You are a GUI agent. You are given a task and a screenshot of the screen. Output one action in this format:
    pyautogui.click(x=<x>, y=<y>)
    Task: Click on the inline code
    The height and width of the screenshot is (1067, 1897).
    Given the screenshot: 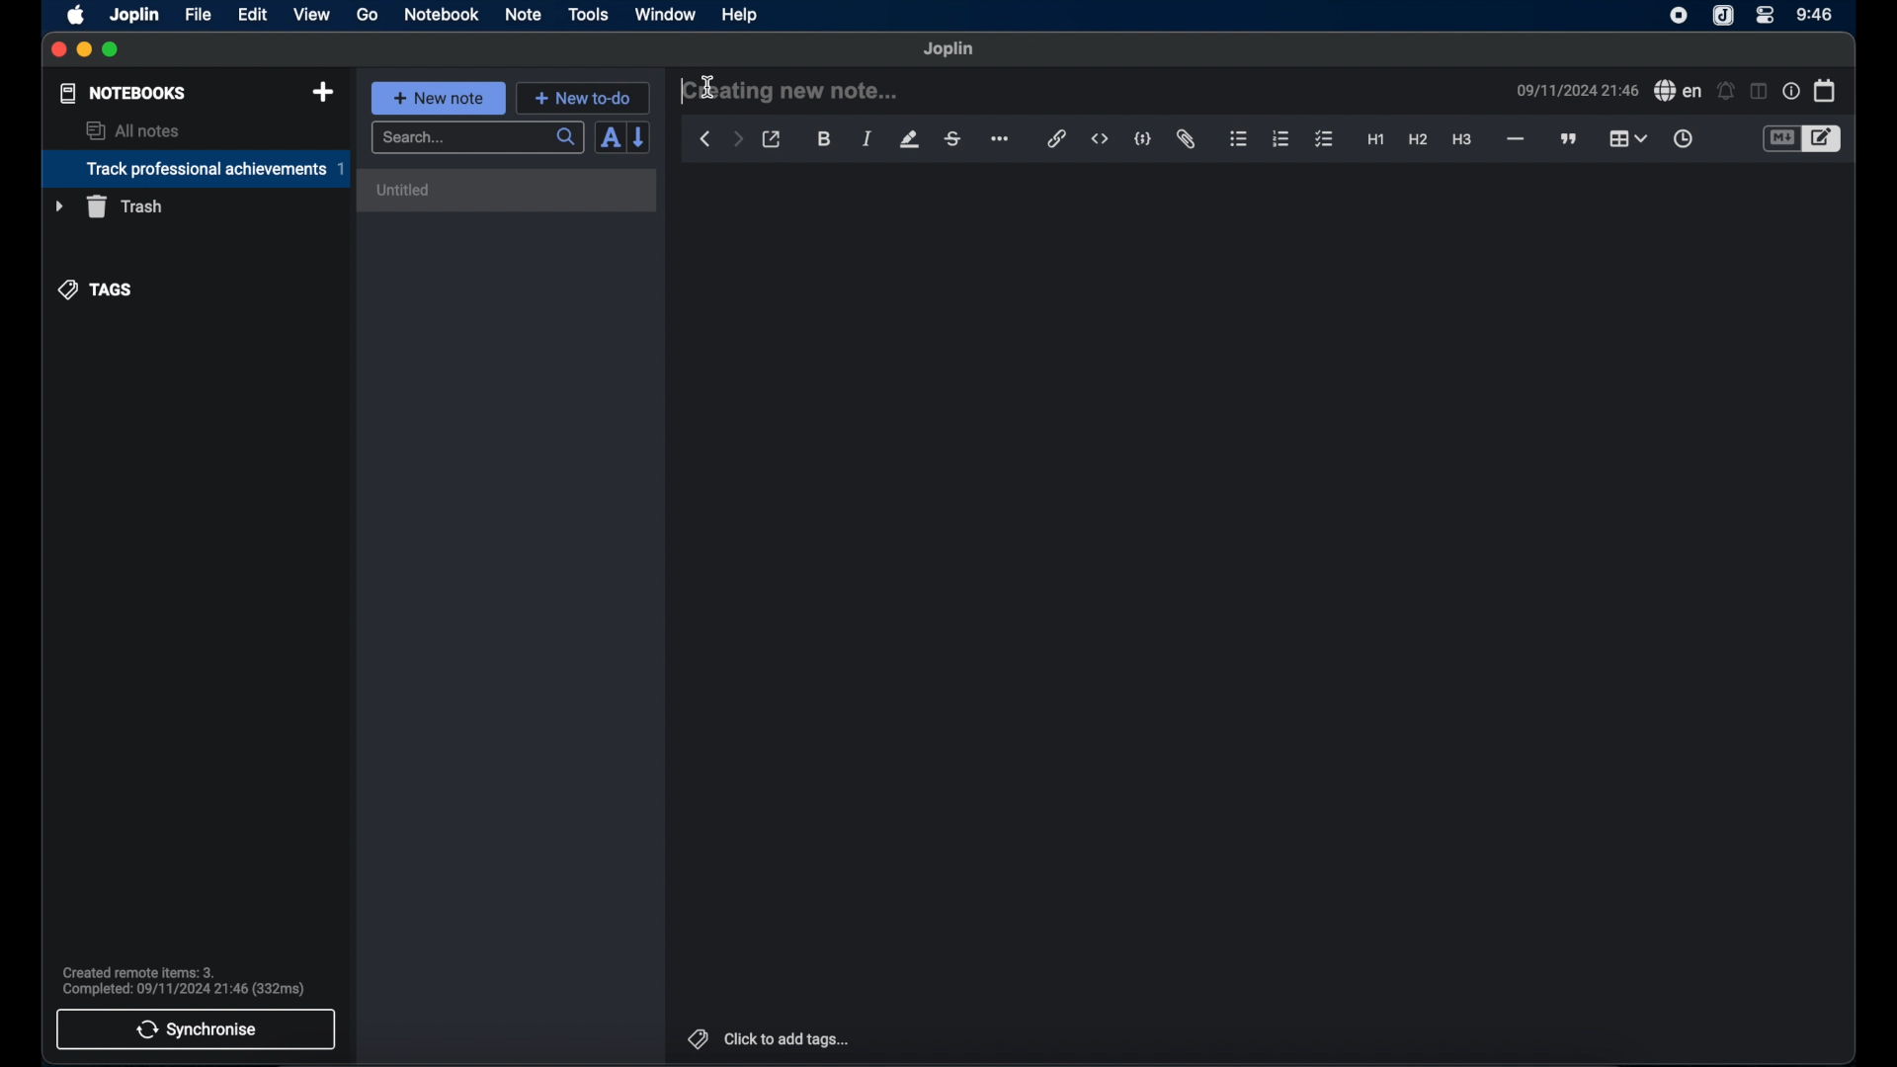 What is the action you would take?
    pyautogui.click(x=1100, y=139)
    